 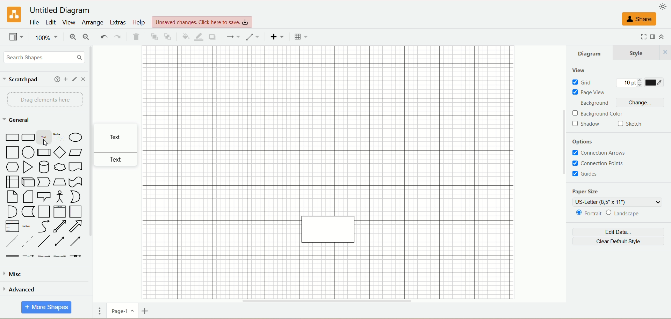 I want to click on file, so click(x=34, y=22).